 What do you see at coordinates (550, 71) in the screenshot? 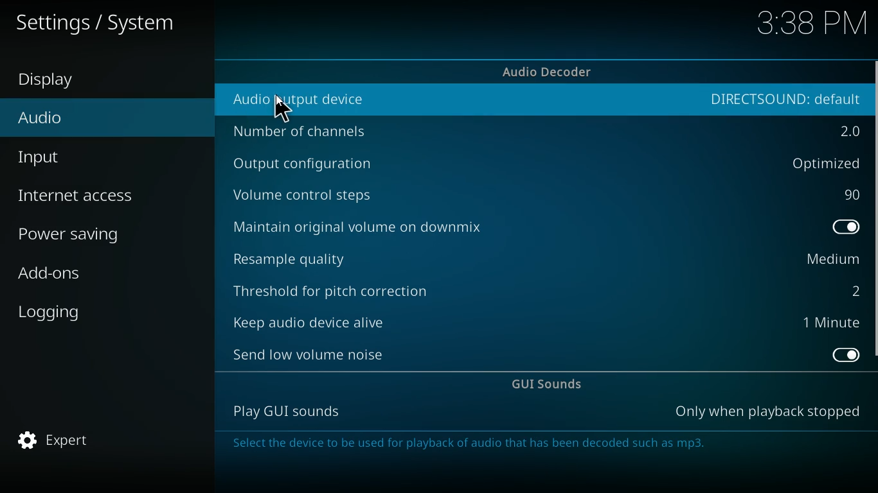
I see `audio decoder` at bounding box center [550, 71].